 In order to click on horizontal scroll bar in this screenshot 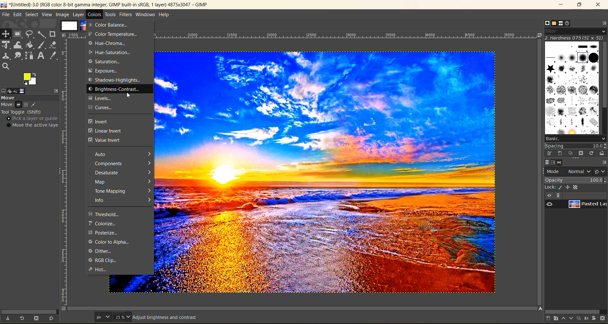, I will do `click(574, 312)`.